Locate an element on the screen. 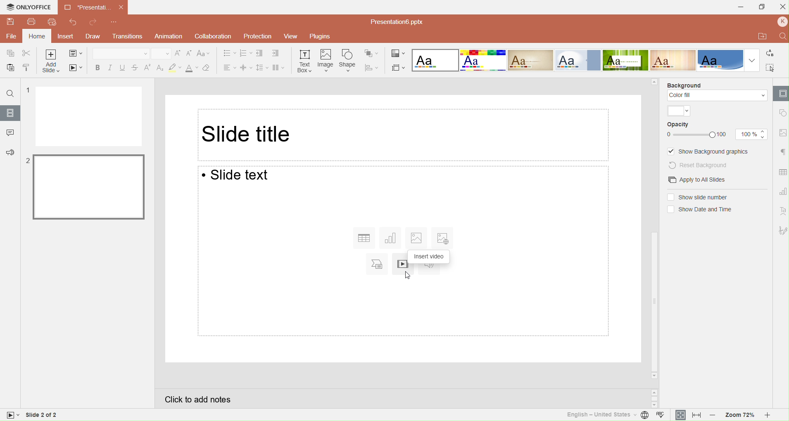 This screenshot has height=421, width=789. Horizontal scrollbar is located at coordinates (653, 228).